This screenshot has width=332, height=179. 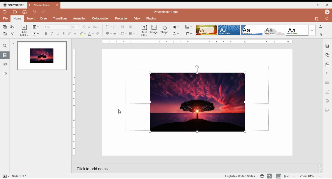 I want to click on find, so click(x=327, y=19).